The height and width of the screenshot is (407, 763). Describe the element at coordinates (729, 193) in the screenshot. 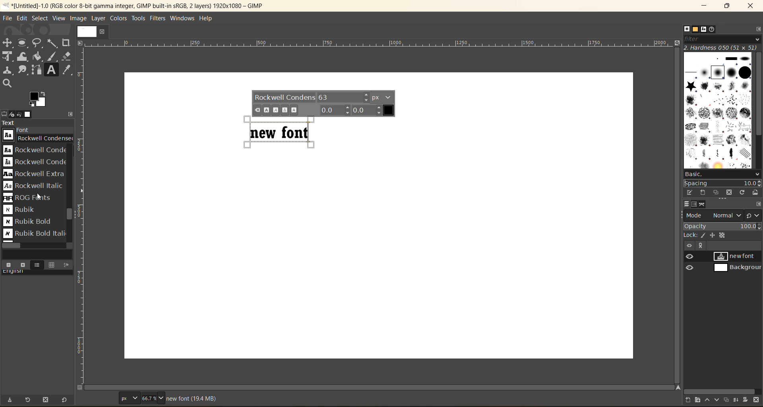

I see `delete this brush` at that location.